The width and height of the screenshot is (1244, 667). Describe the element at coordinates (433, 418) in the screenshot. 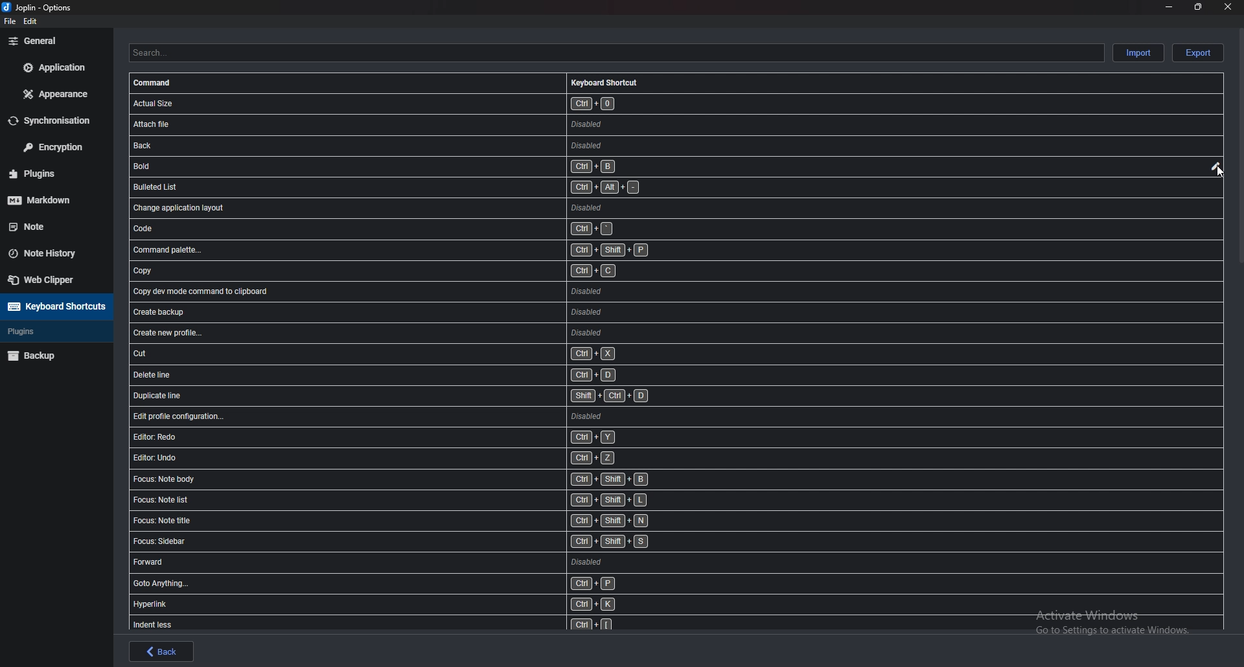

I see `shortcut` at that location.